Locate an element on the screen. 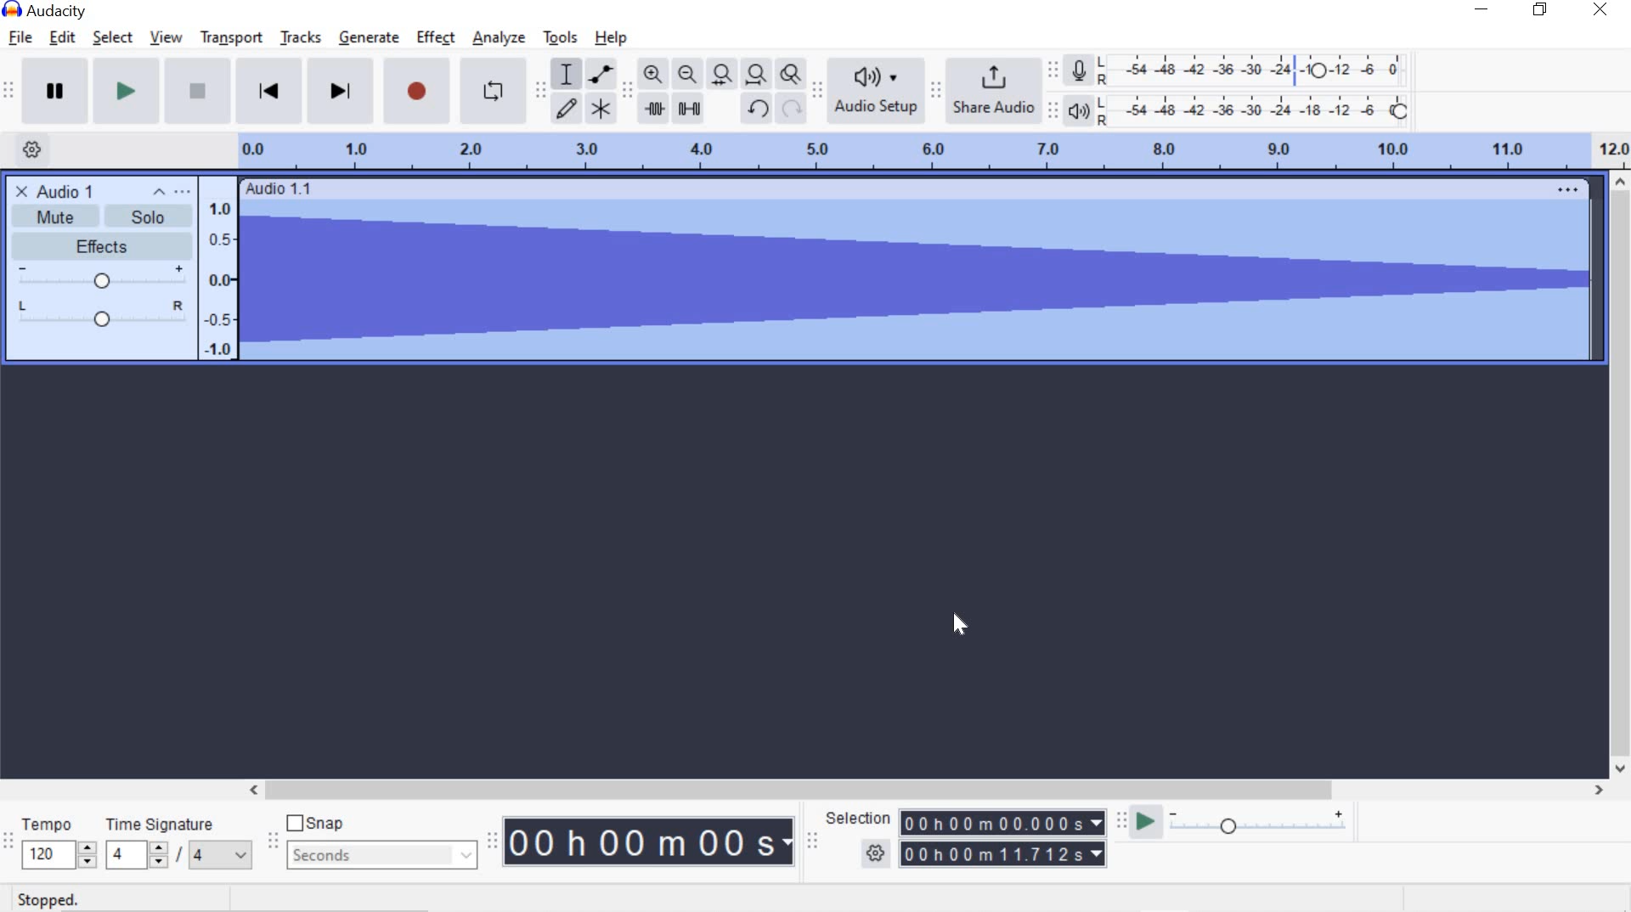  Timeline options is located at coordinates (31, 147).